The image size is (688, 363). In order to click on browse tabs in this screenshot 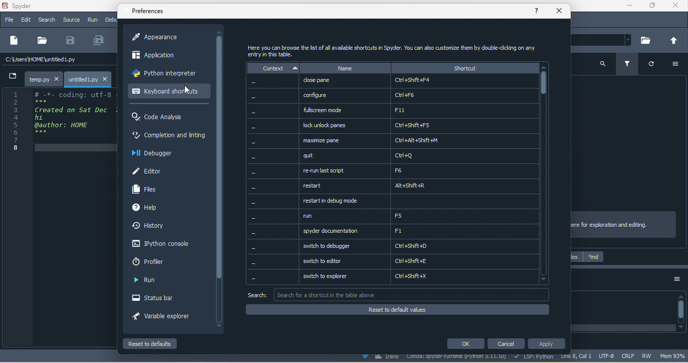, I will do `click(12, 76)`.